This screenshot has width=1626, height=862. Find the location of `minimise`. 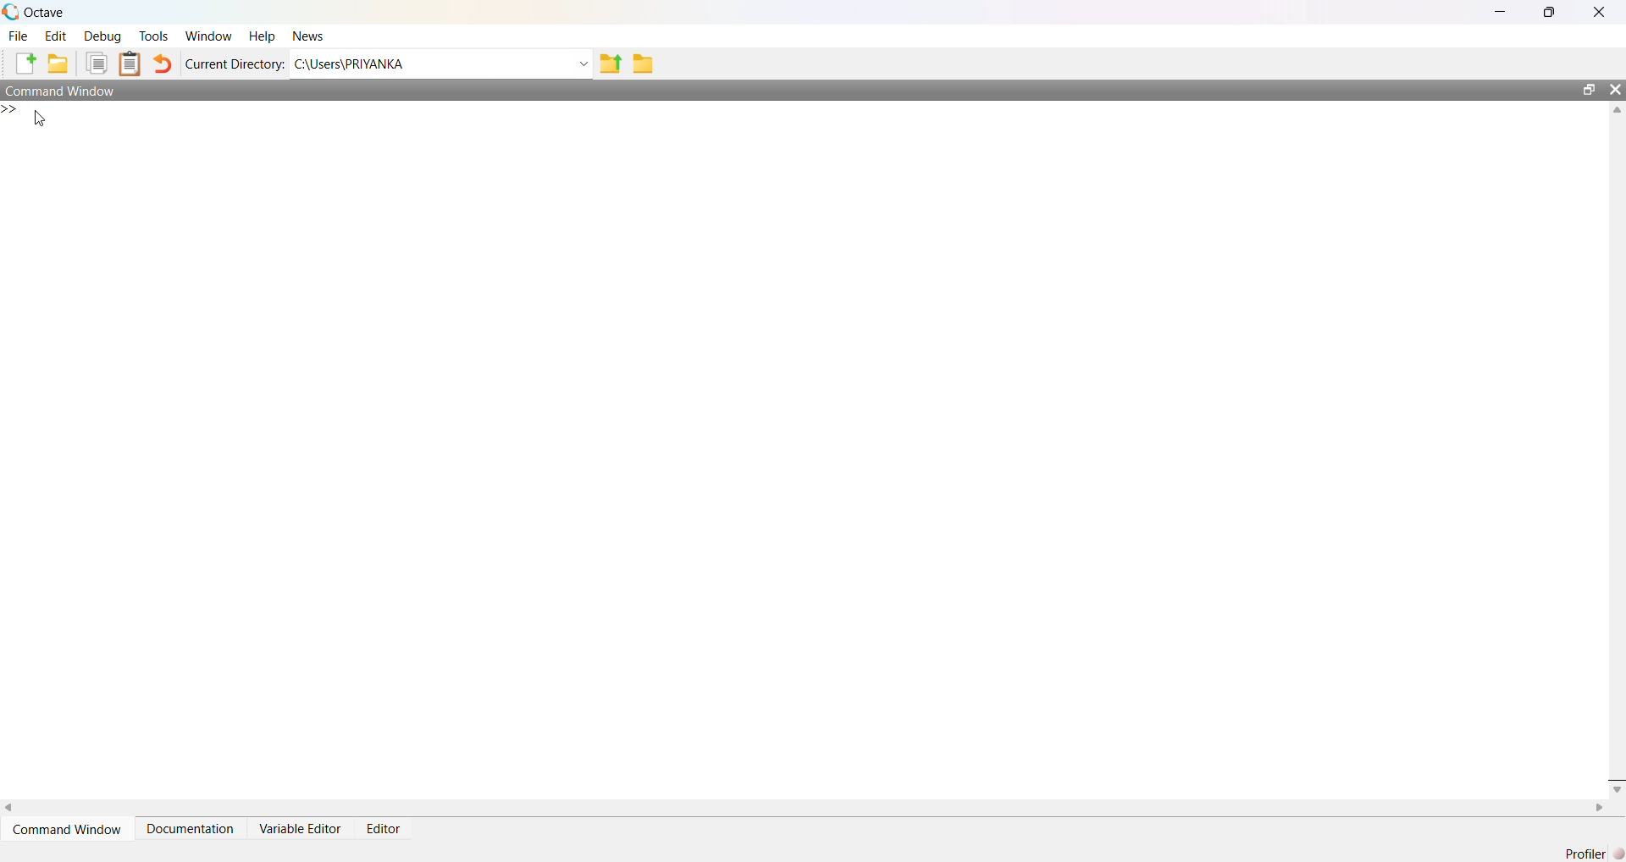

minimise is located at coordinates (1502, 10).